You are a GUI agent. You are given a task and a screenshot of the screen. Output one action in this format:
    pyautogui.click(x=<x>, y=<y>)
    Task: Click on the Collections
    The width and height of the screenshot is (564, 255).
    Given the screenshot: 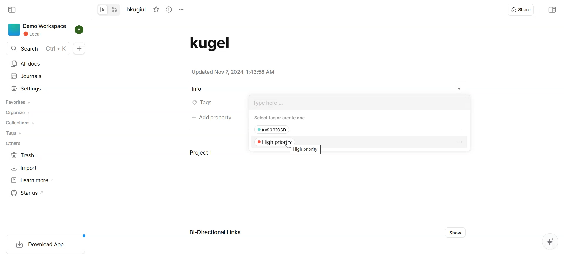 What is the action you would take?
    pyautogui.click(x=20, y=123)
    